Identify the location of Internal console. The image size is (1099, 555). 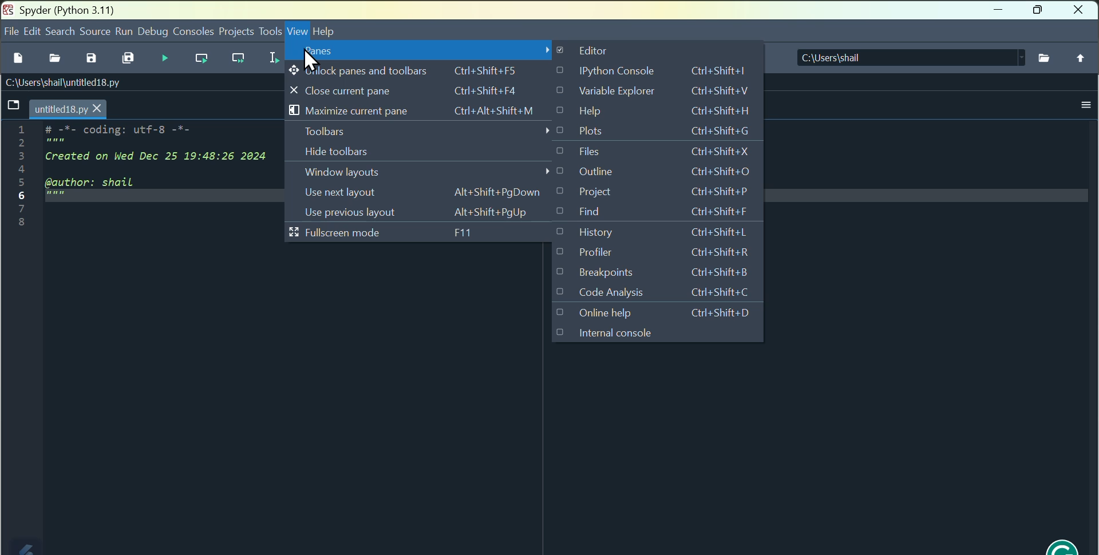
(609, 332).